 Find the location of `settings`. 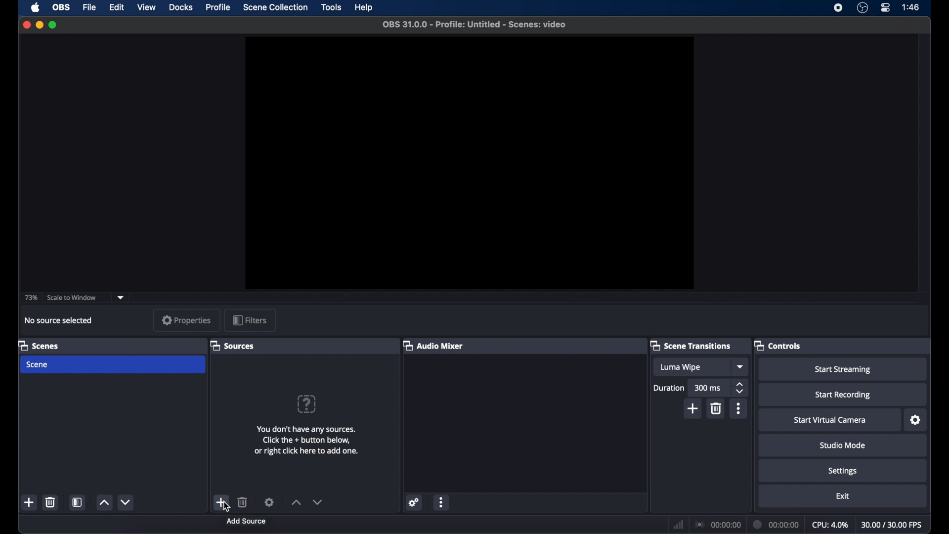

settings is located at coordinates (843, 472).